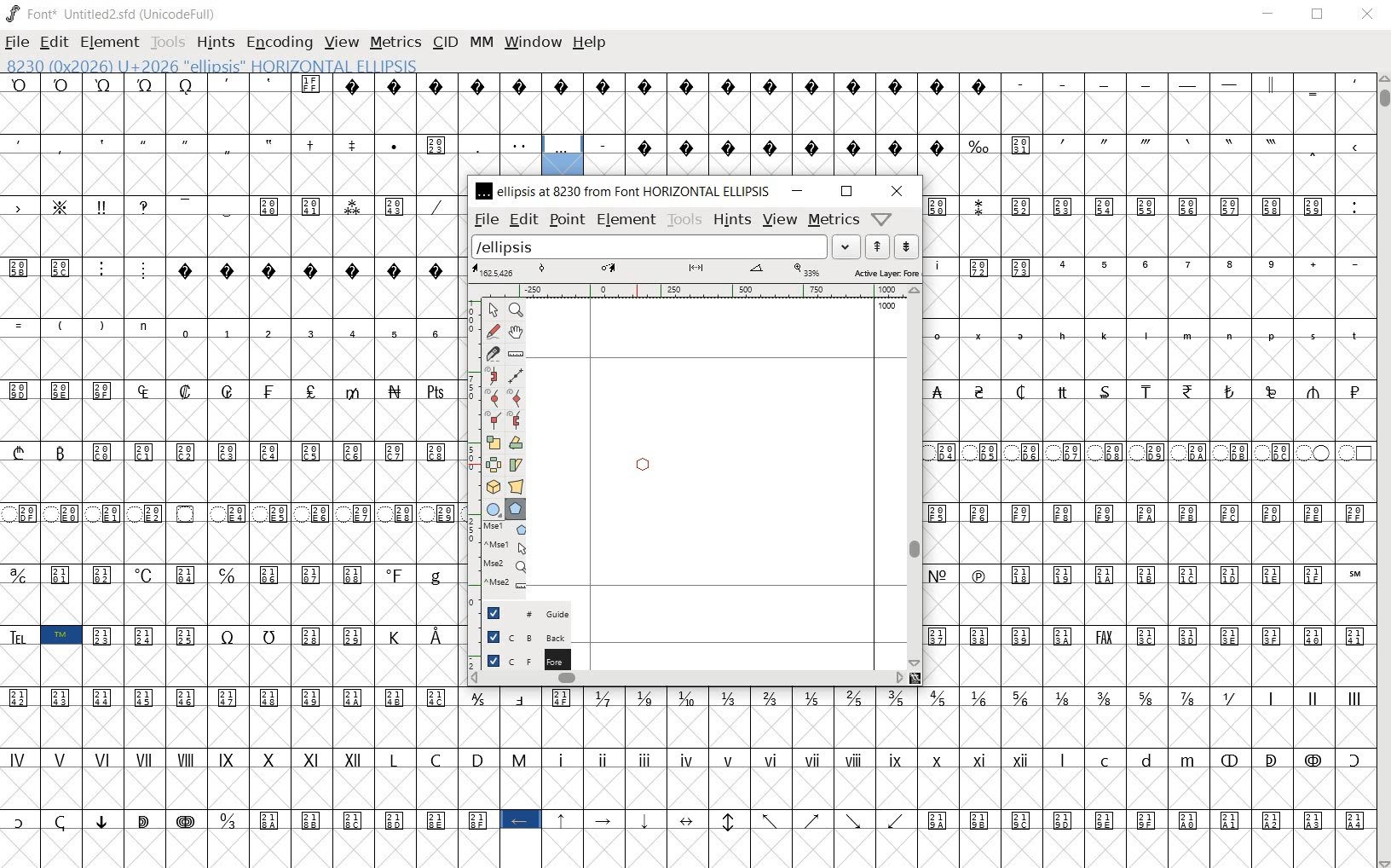 This screenshot has width=1391, height=868. Describe the element at coordinates (778, 219) in the screenshot. I see `` at that location.